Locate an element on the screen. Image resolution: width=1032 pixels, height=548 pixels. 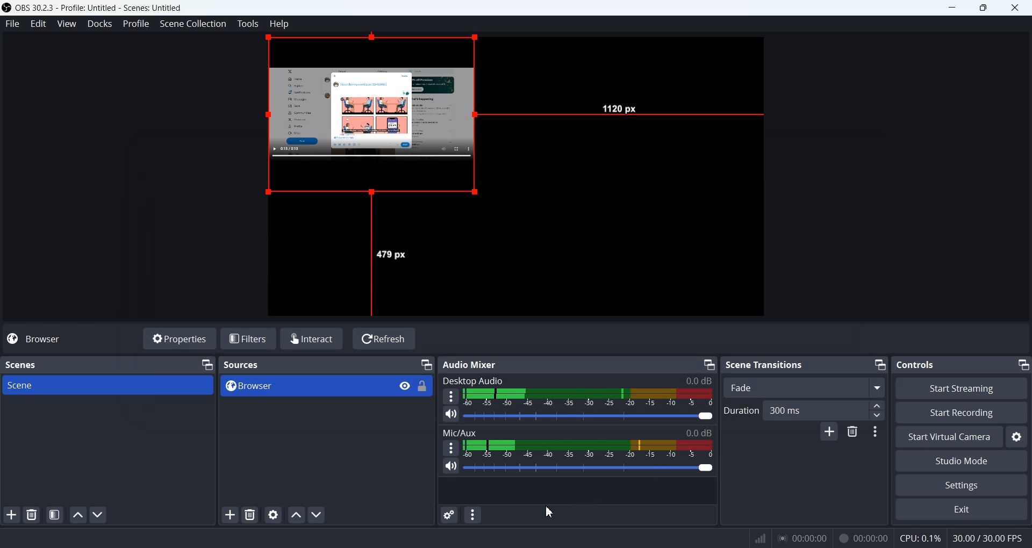
Start Recording is located at coordinates (961, 412).